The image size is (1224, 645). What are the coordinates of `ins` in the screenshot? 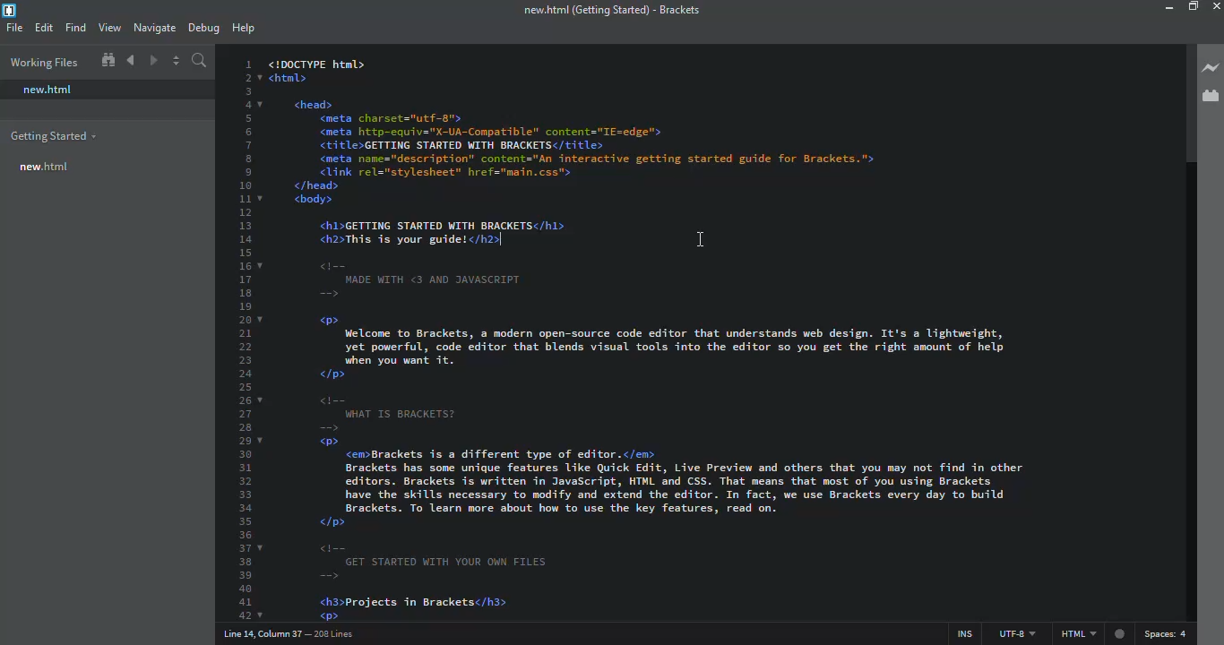 It's located at (962, 632).